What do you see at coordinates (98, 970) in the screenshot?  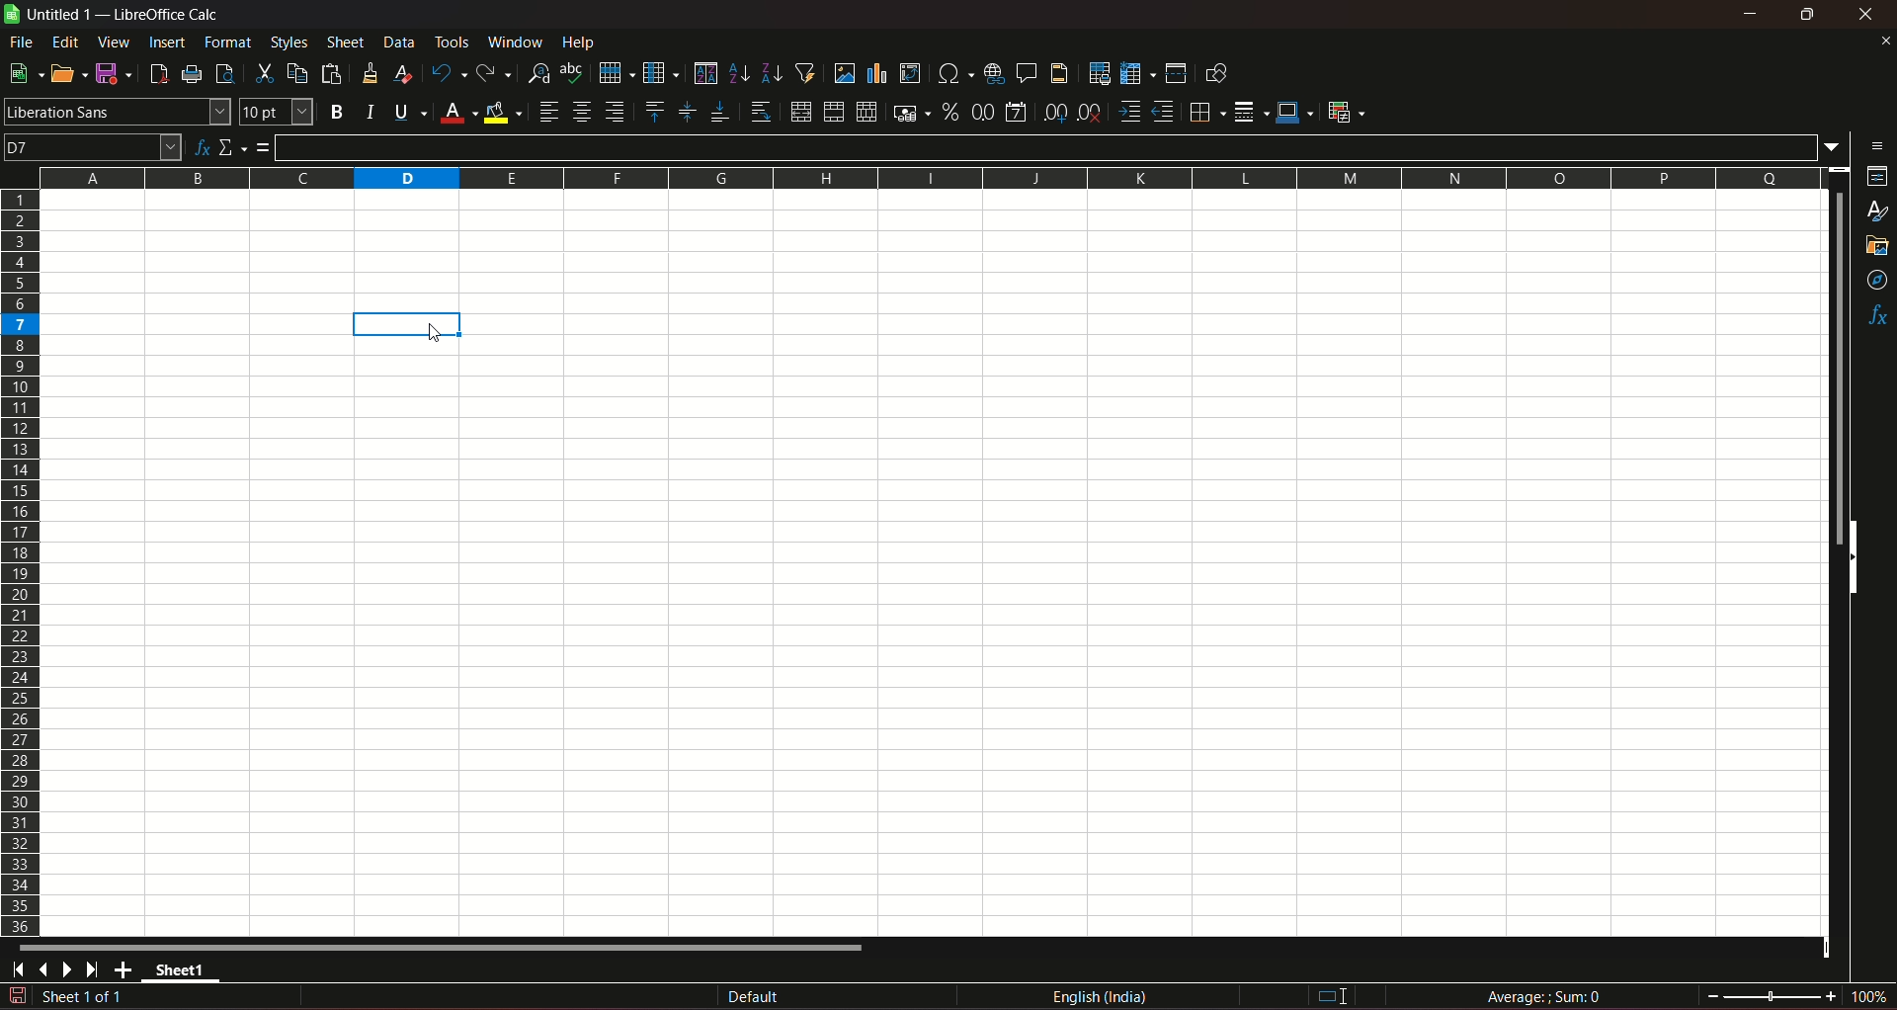 I see `scroll to last` at bounding box center [98, 970].